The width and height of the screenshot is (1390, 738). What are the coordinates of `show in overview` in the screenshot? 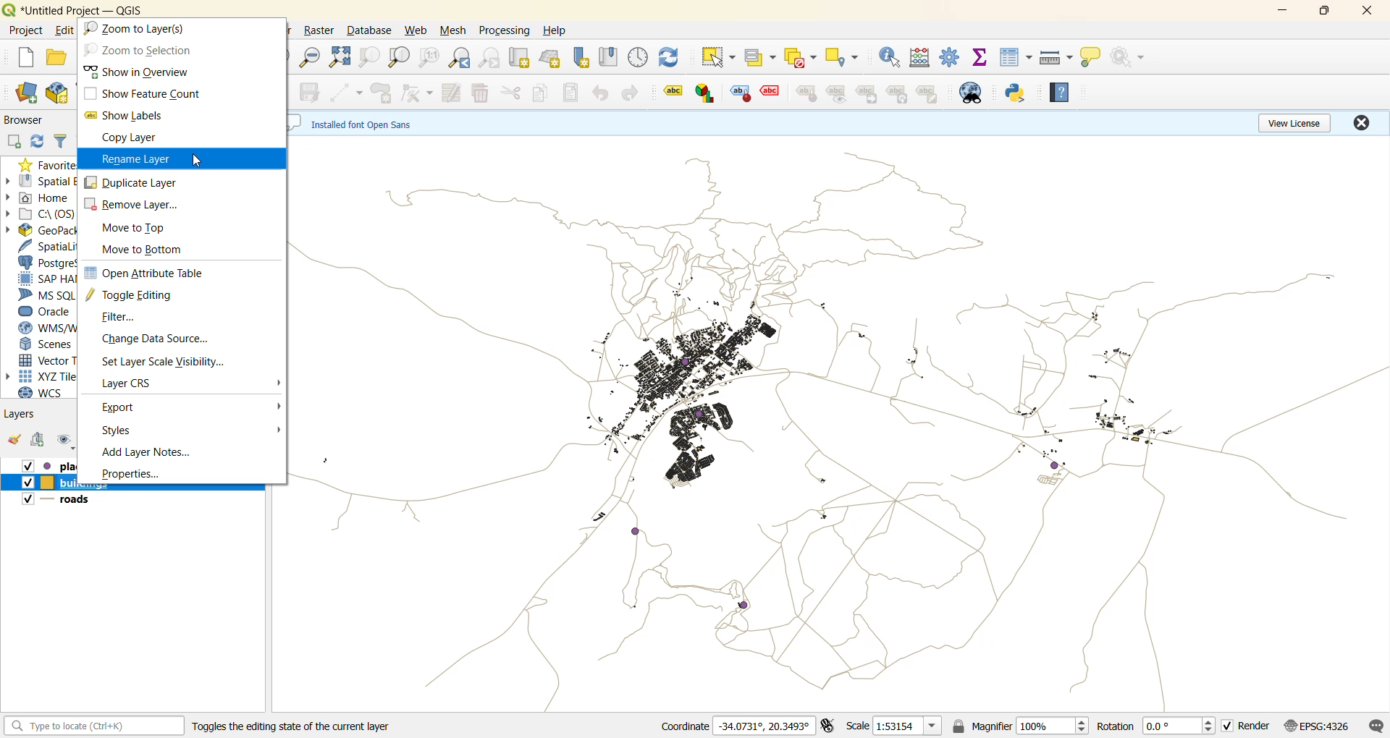 It's located at (140, 72).